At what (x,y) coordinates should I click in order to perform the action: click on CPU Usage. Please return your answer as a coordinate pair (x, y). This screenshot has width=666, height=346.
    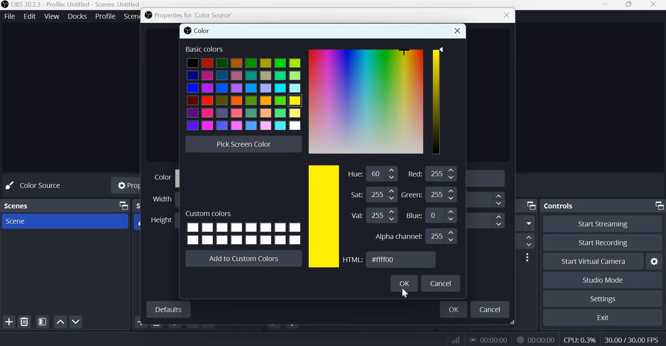
    Looking at the image, I should click on (579, 340).